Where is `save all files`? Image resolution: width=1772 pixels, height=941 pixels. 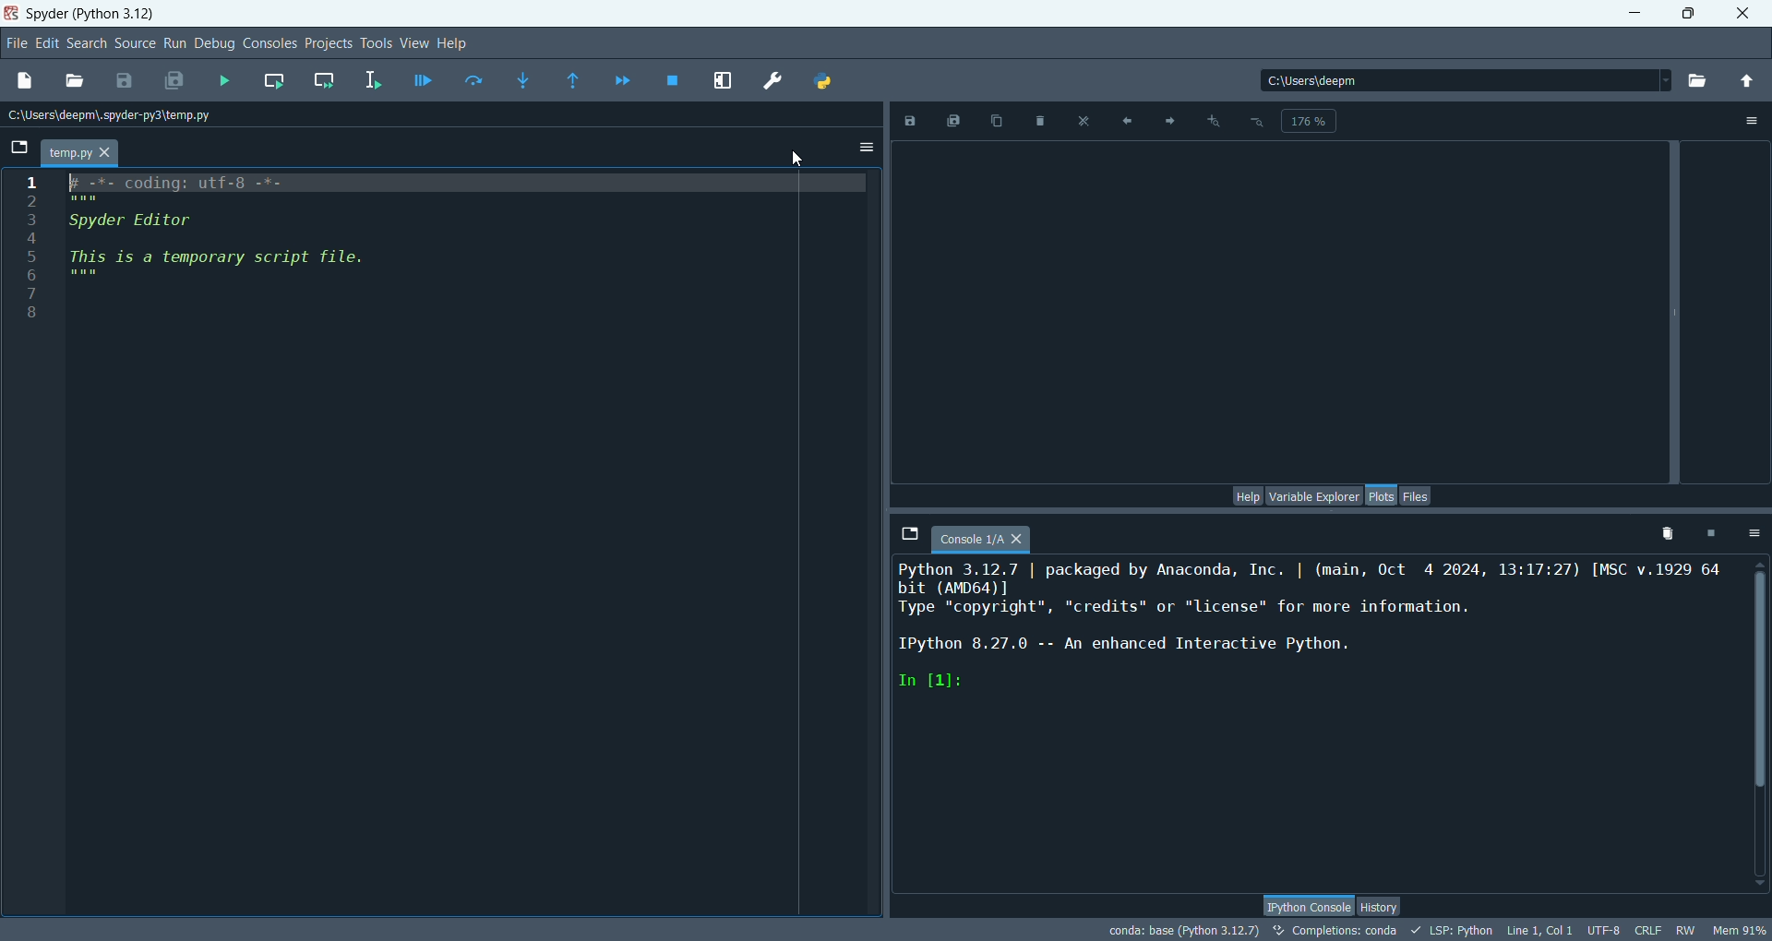
save all files is located at coordinates (175, 80).